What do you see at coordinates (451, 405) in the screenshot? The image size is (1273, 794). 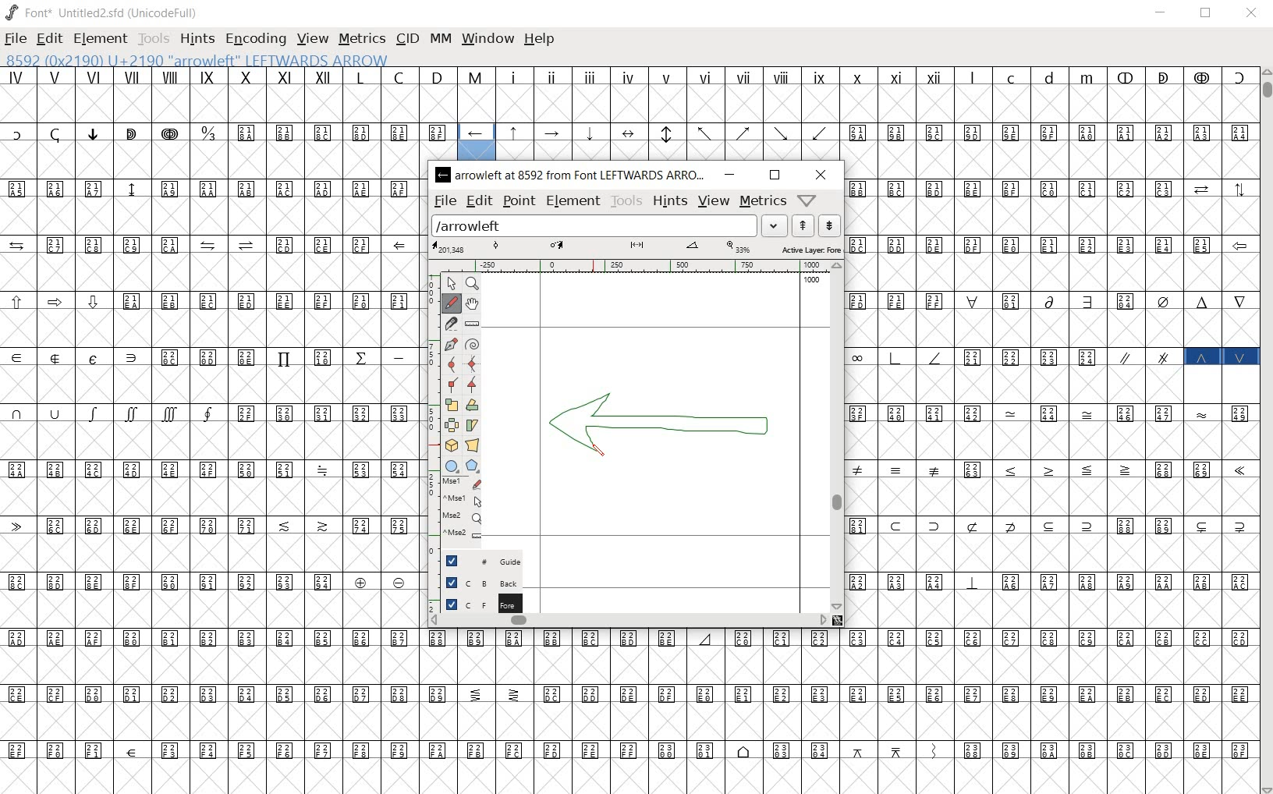 I see `scale the selection` at bounding box center [451, 405].